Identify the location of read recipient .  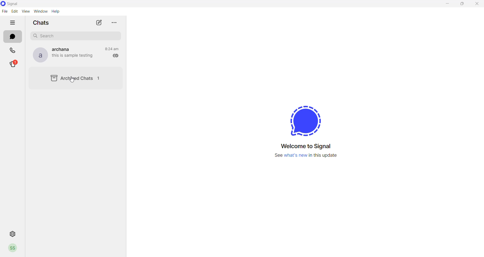
(116, 56).